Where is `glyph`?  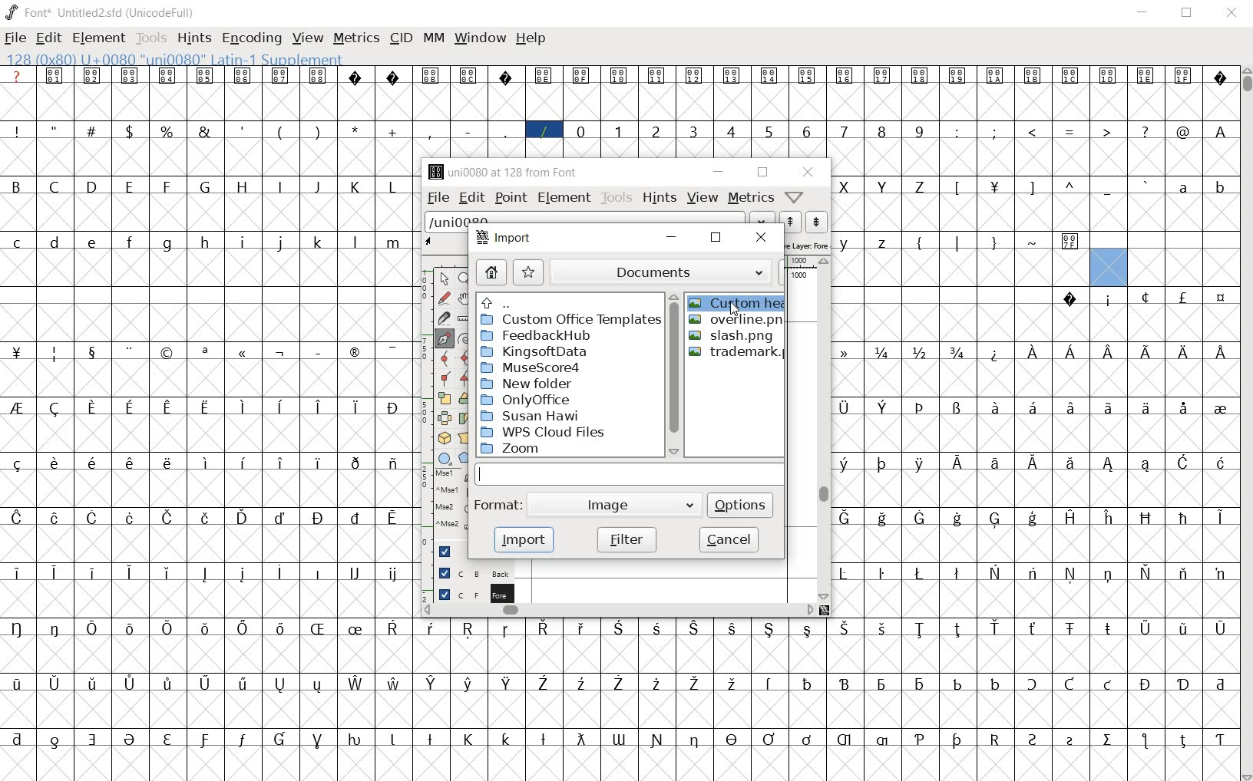
glyph is located at coordinates (243, 463).